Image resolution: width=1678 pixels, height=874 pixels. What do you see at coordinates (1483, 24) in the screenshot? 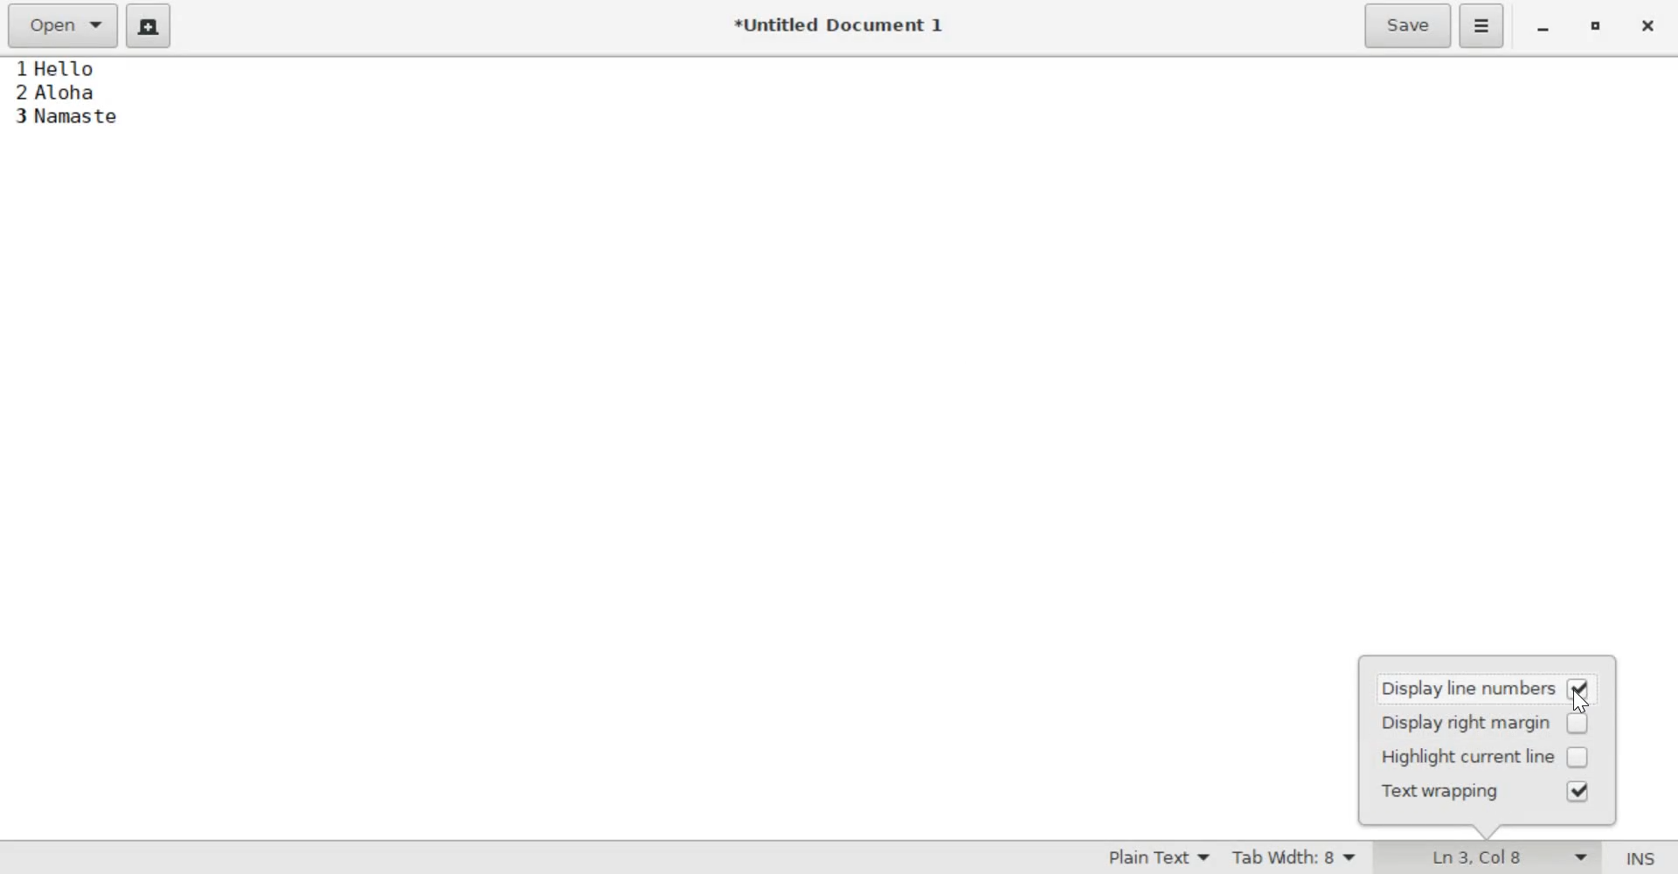
I see `Application menu` at bounding box center [1483, 24].